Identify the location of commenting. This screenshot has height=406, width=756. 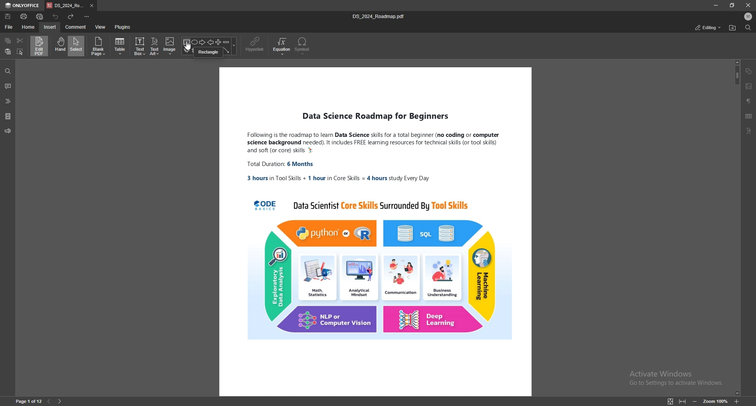
(702, 27).